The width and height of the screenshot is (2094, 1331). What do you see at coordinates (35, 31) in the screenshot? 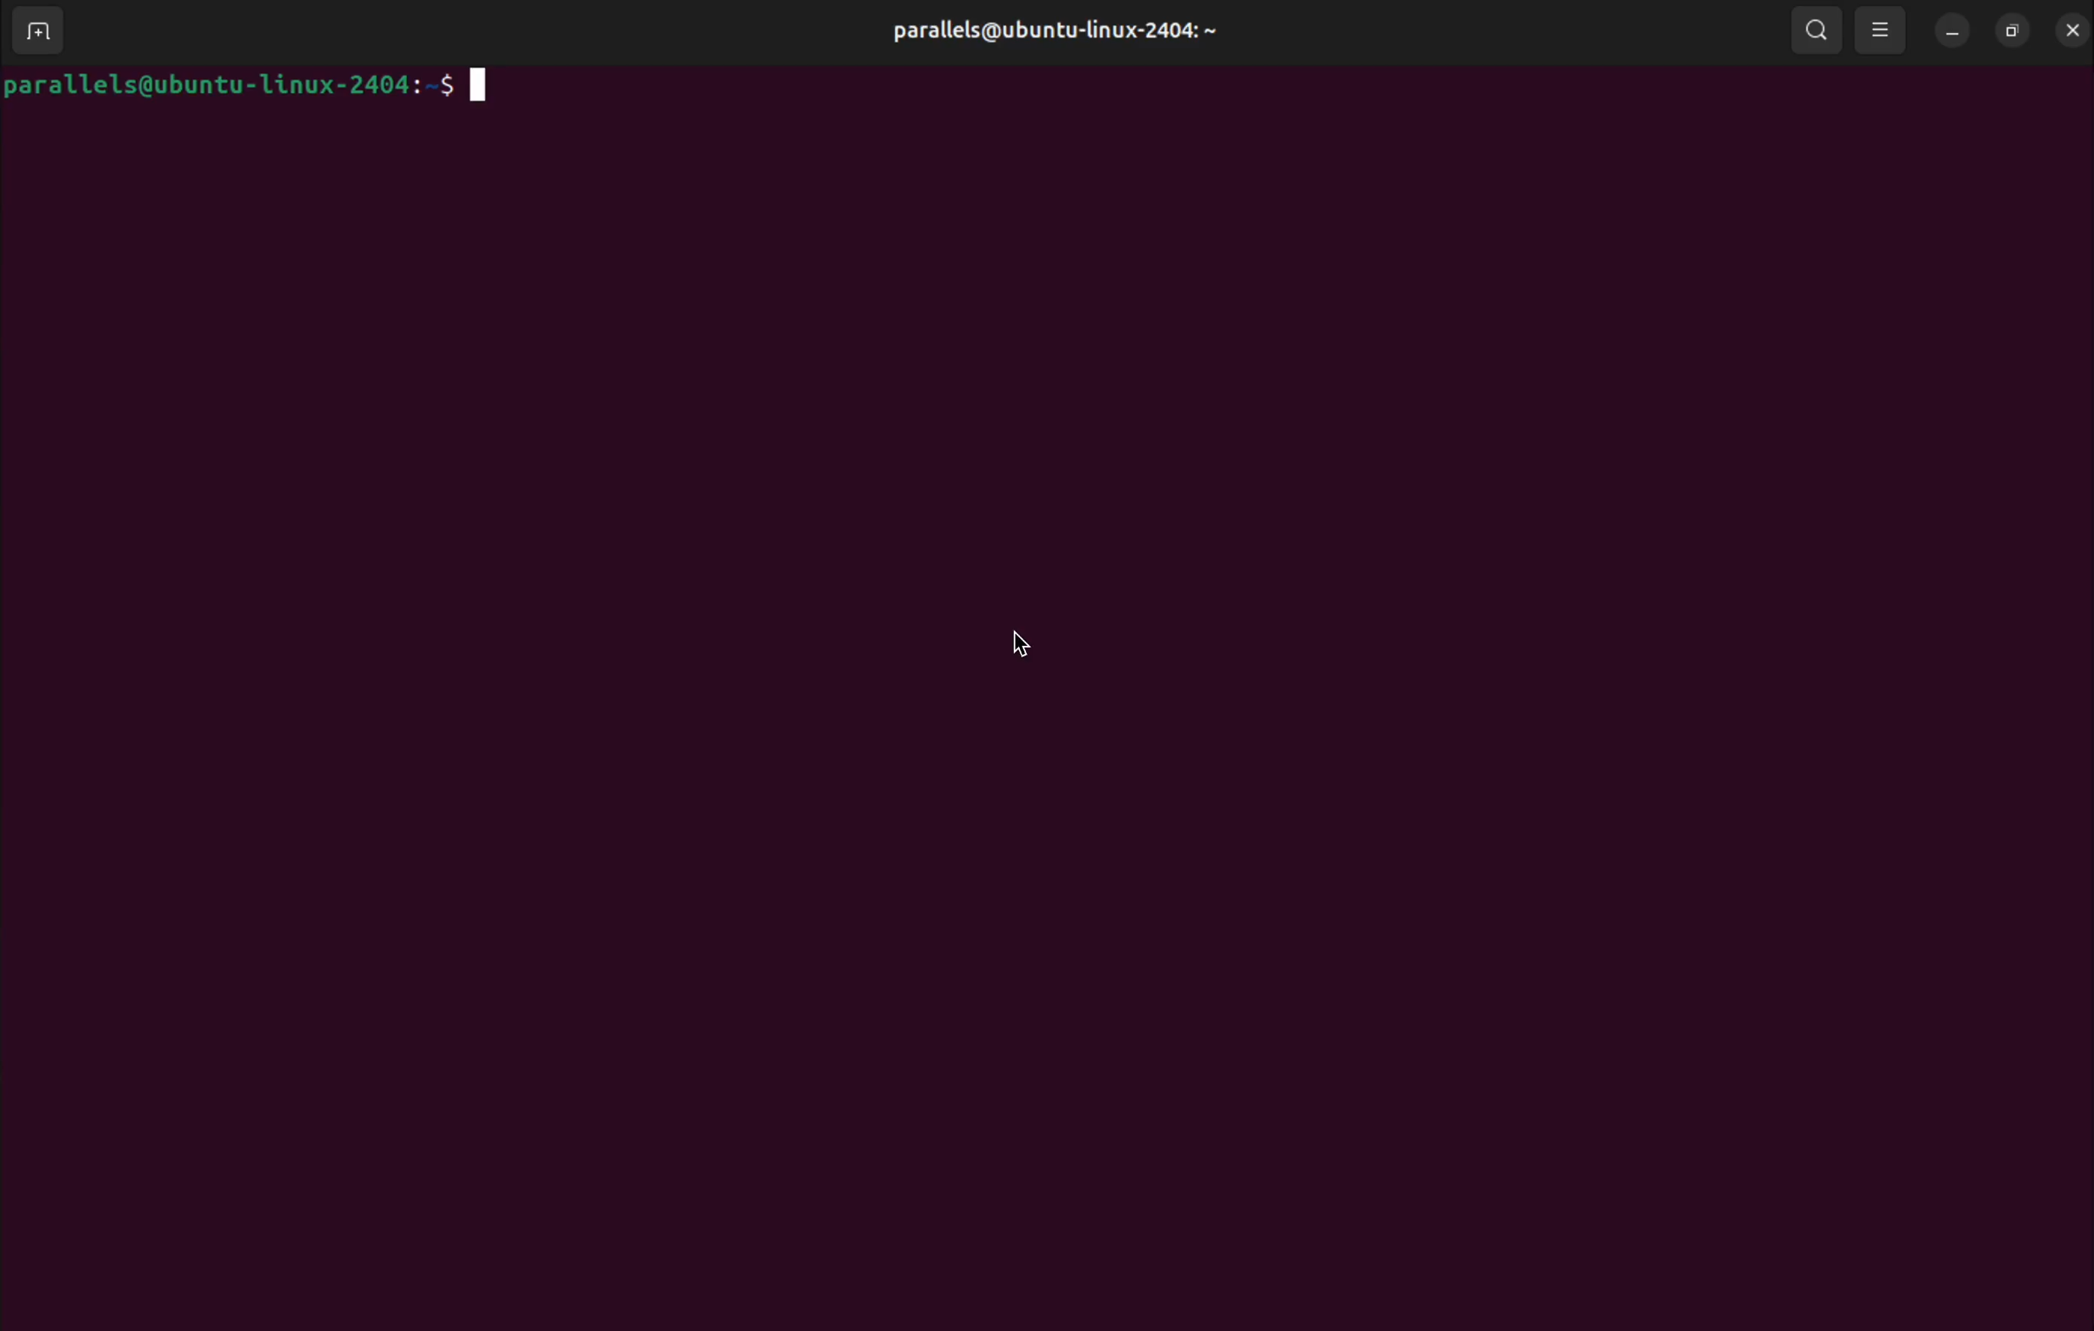
I see `add new window` at bounding box center [35, 31].